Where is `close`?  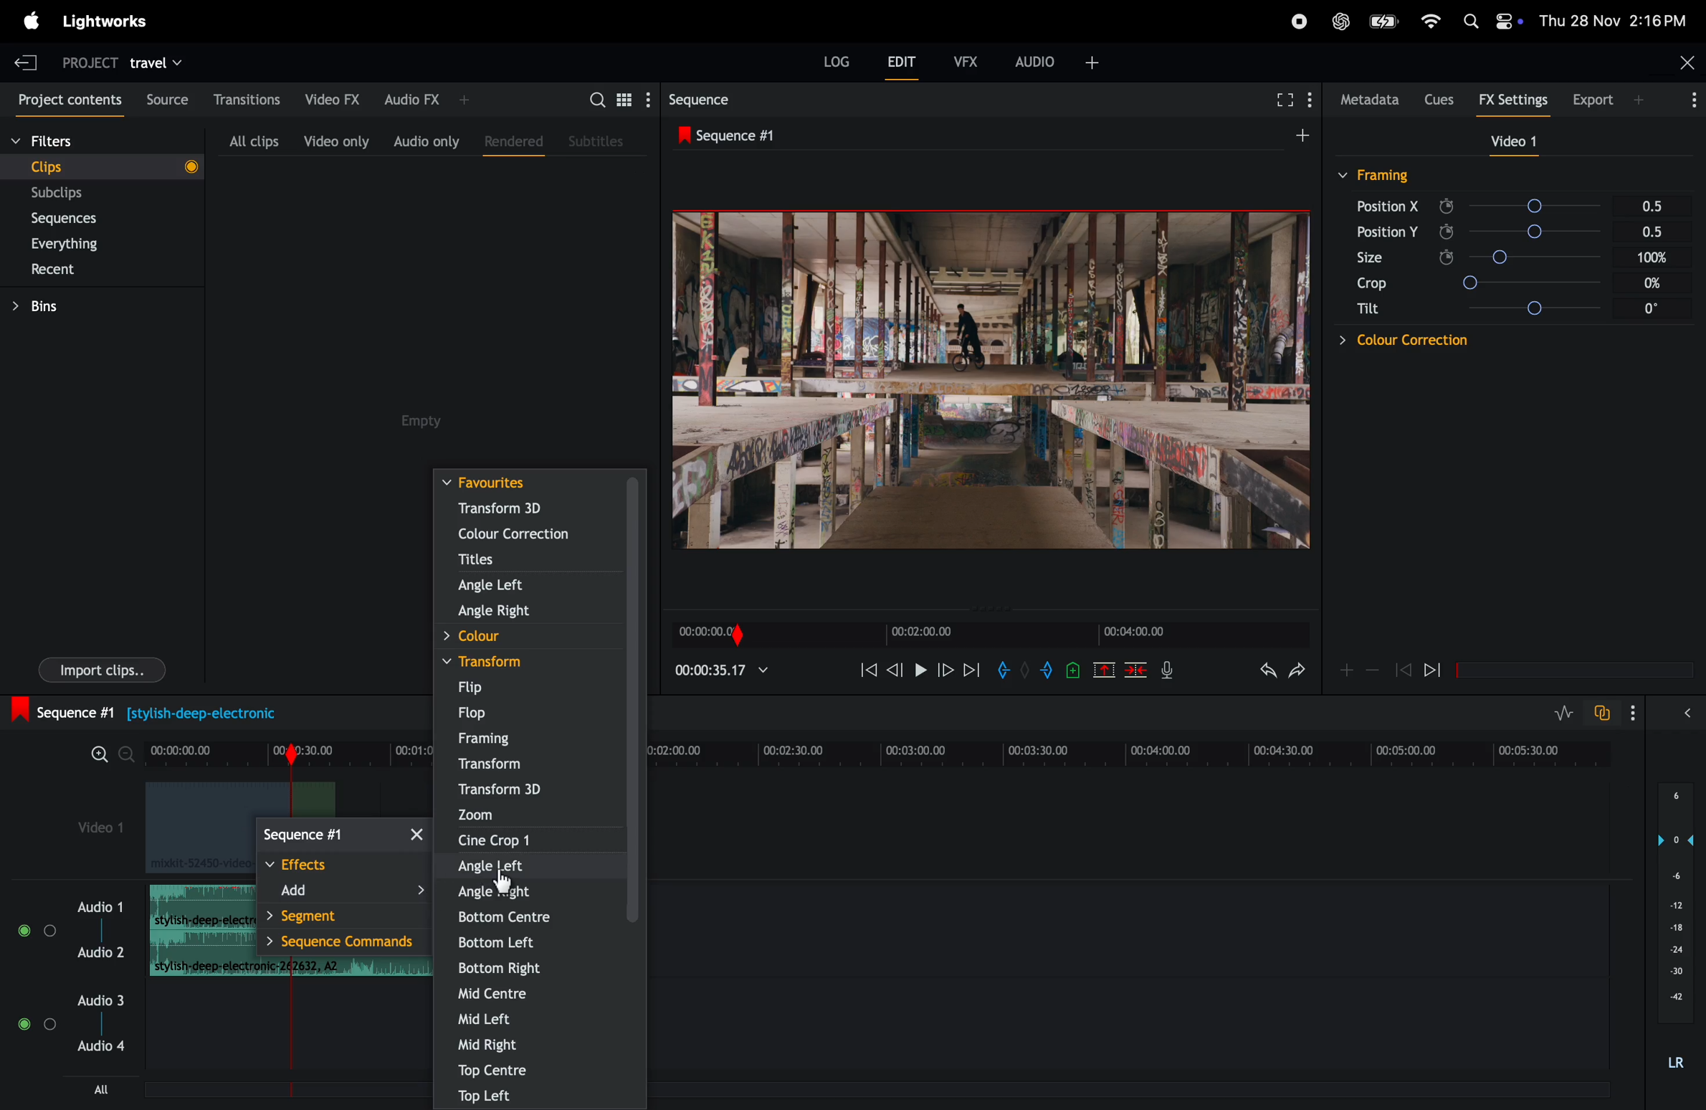 close is located at coordinates (1684, 65).